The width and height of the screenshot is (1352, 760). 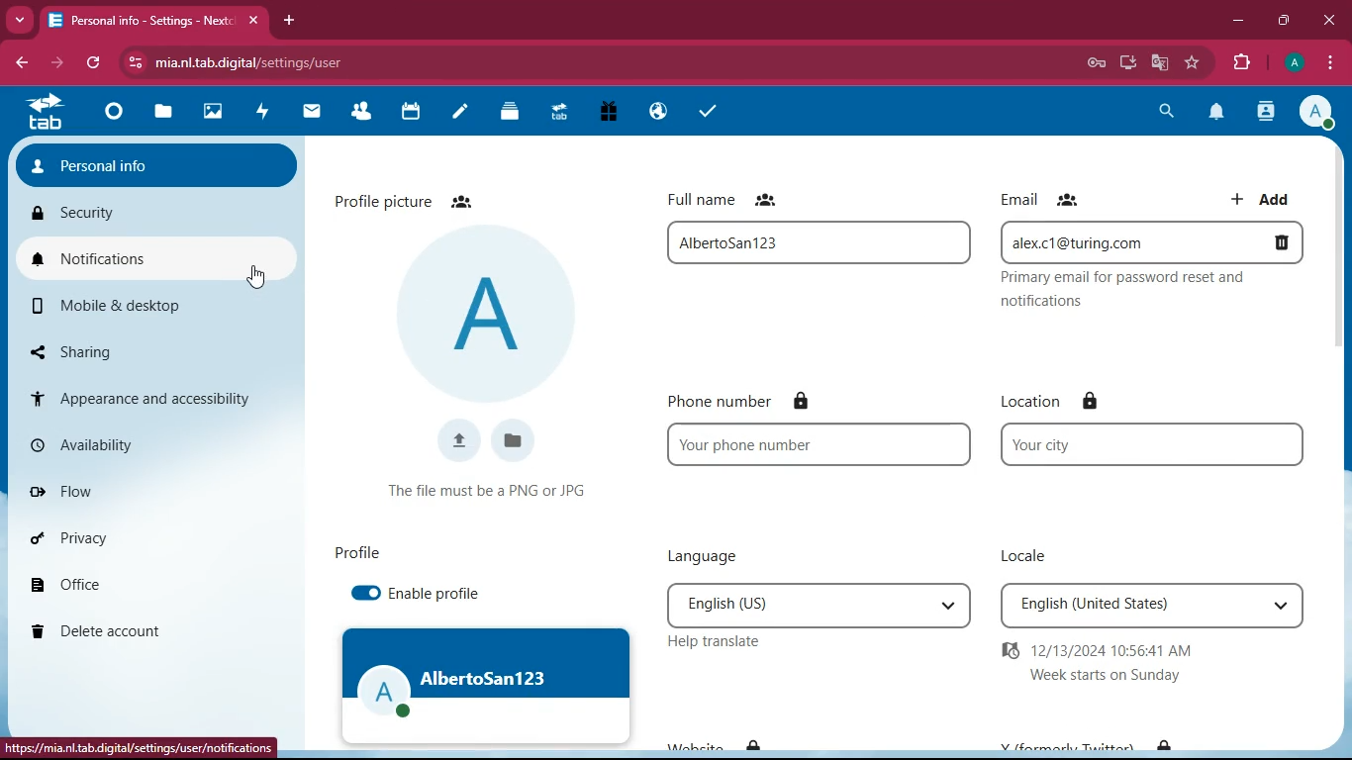 I want to click on favourite, so click(x=1194, y=62).